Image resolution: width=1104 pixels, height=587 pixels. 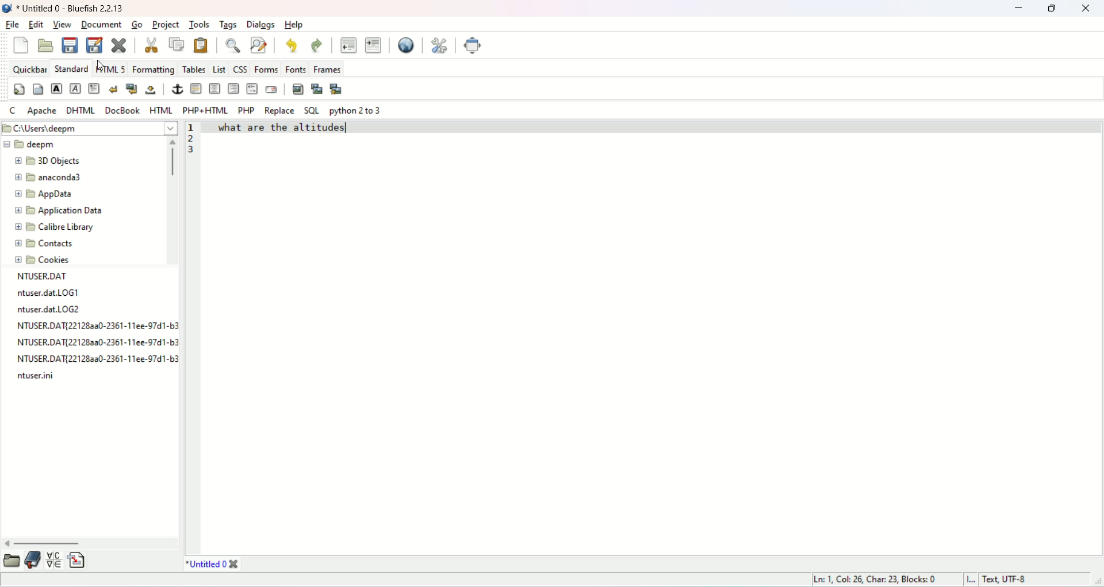 What do you see at coordinates (235, 45) in the screenshot?
I see `show find bar` at bounding box center [235, 45].